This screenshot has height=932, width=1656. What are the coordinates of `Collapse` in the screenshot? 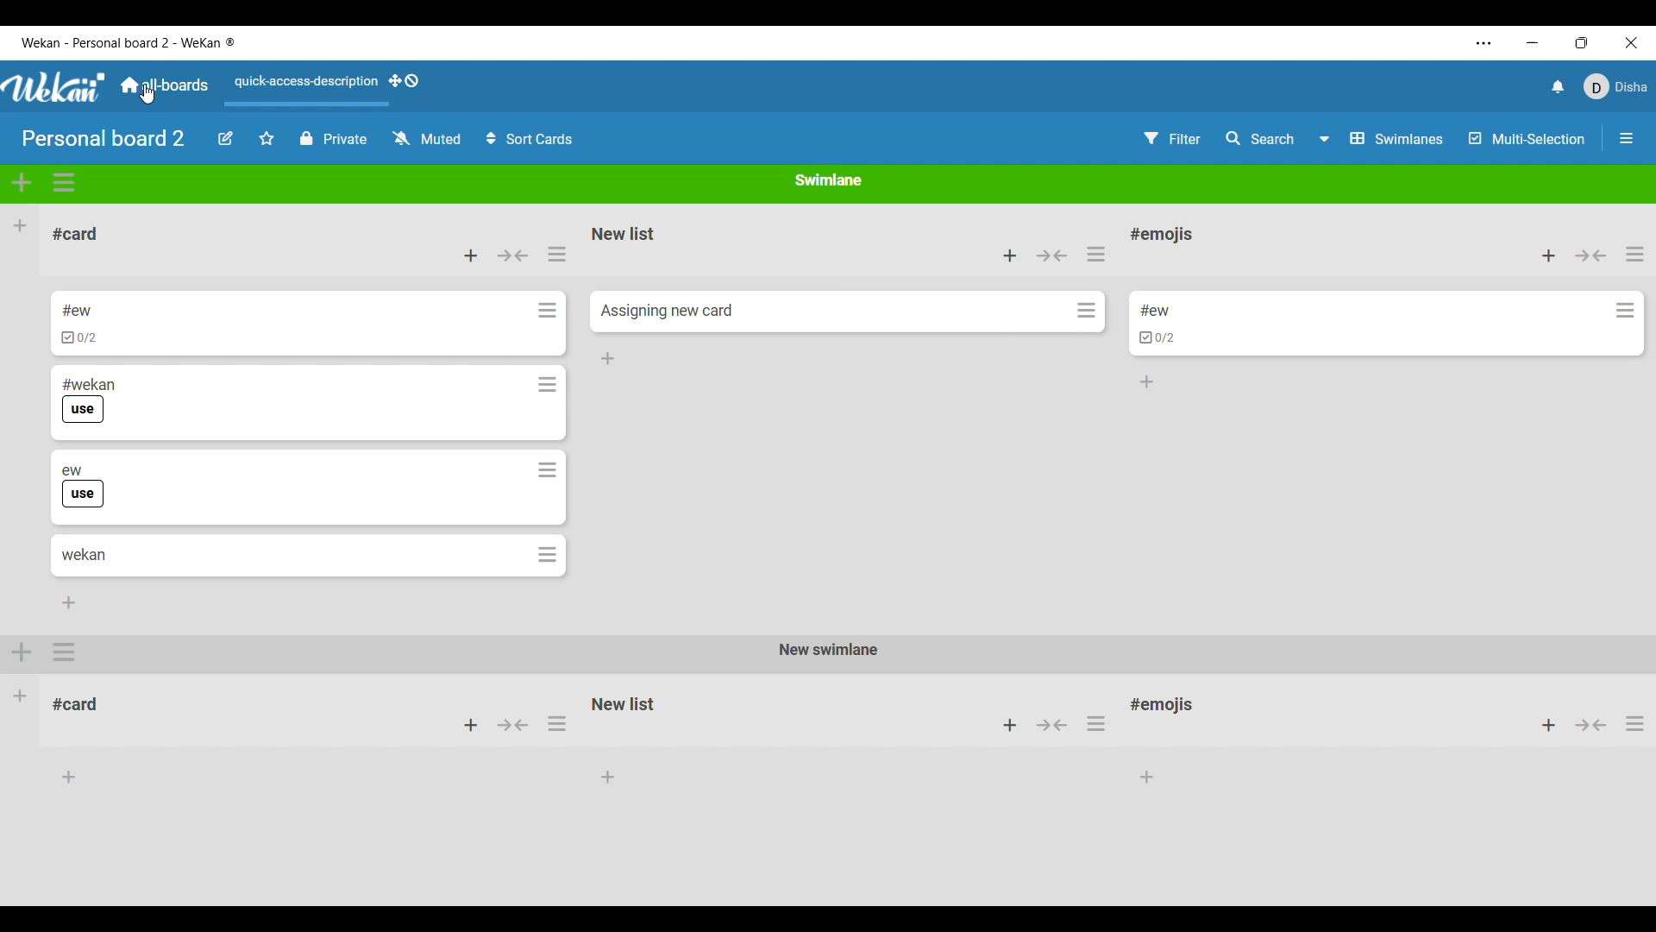 It's located at (1052, 255).